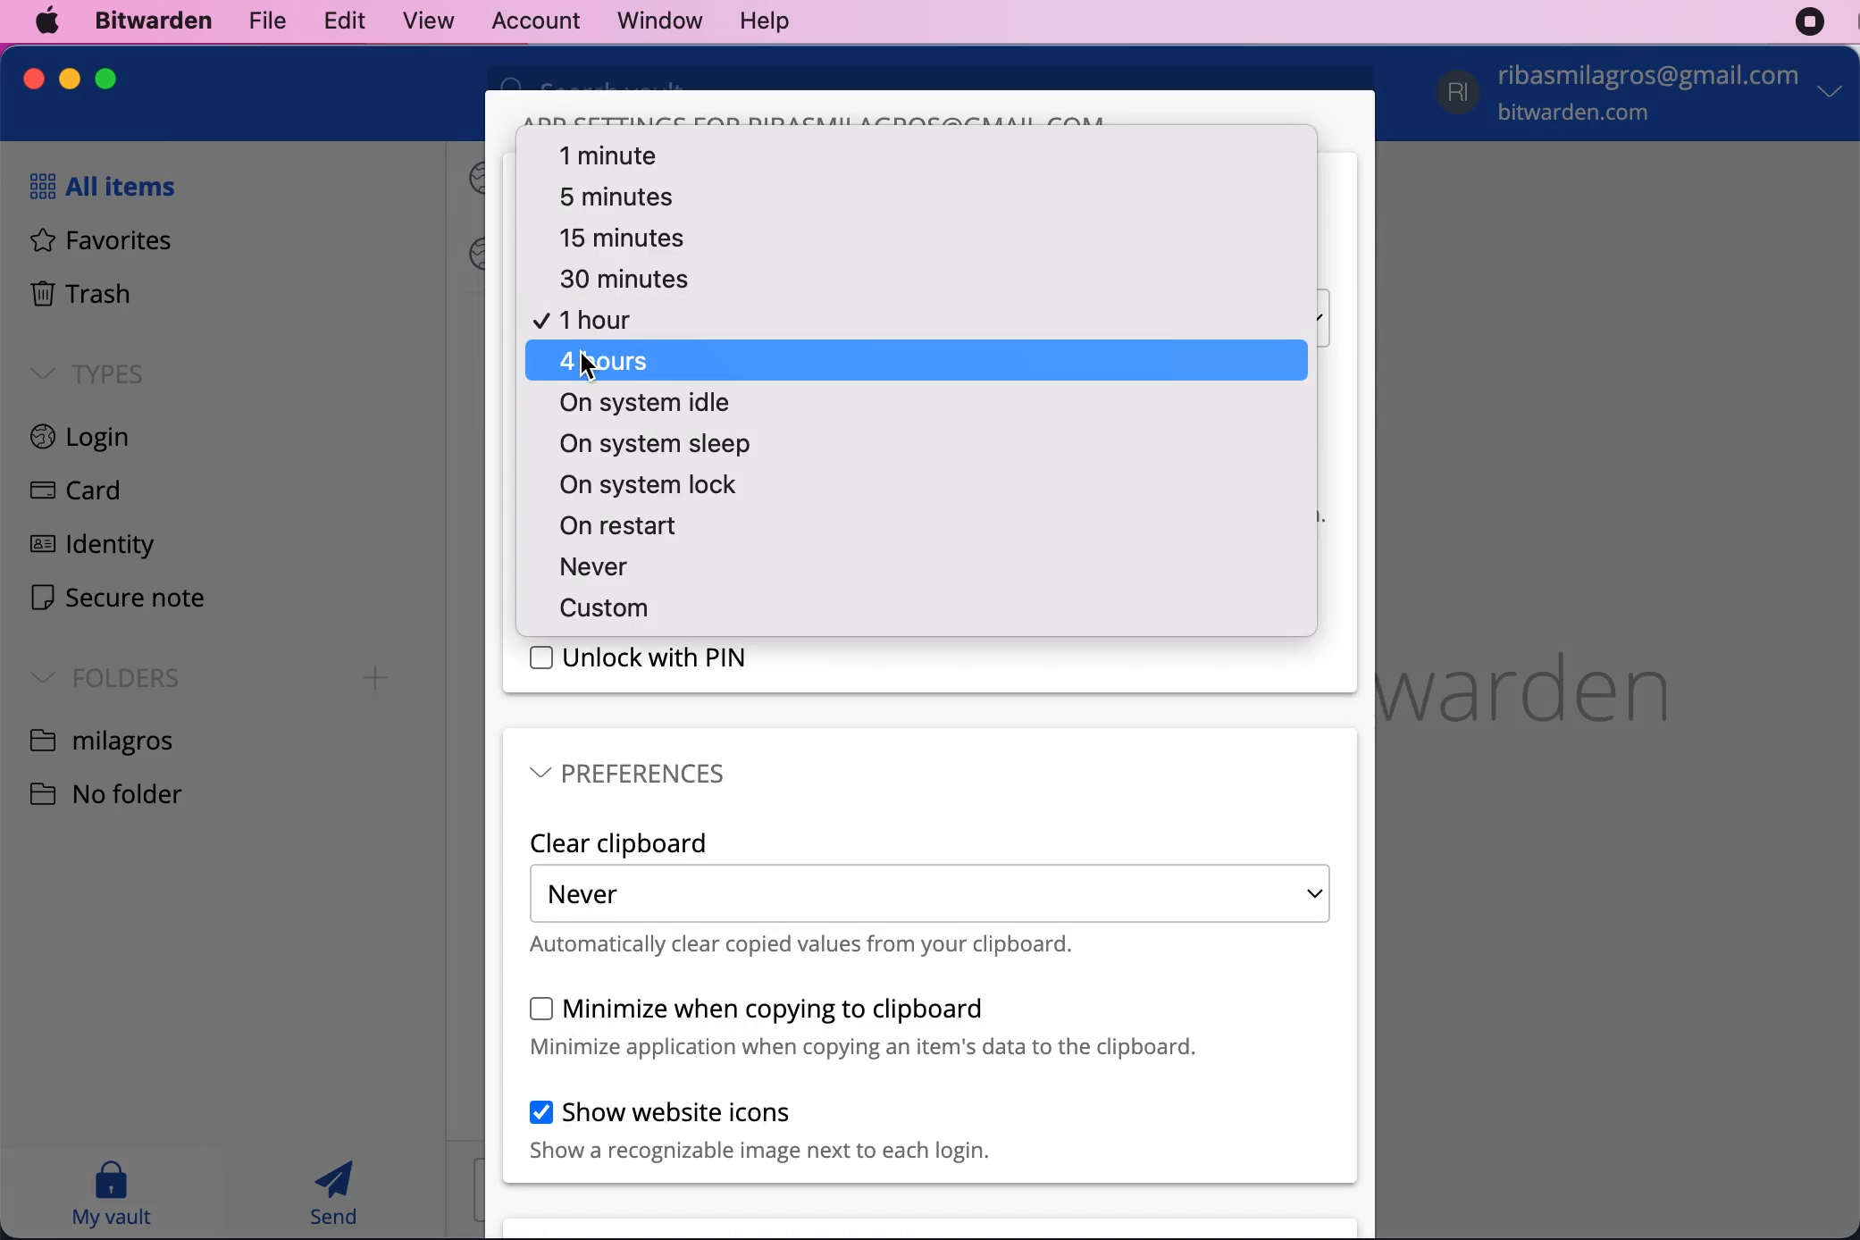  I want to click on Add folder, so click(376, 678).